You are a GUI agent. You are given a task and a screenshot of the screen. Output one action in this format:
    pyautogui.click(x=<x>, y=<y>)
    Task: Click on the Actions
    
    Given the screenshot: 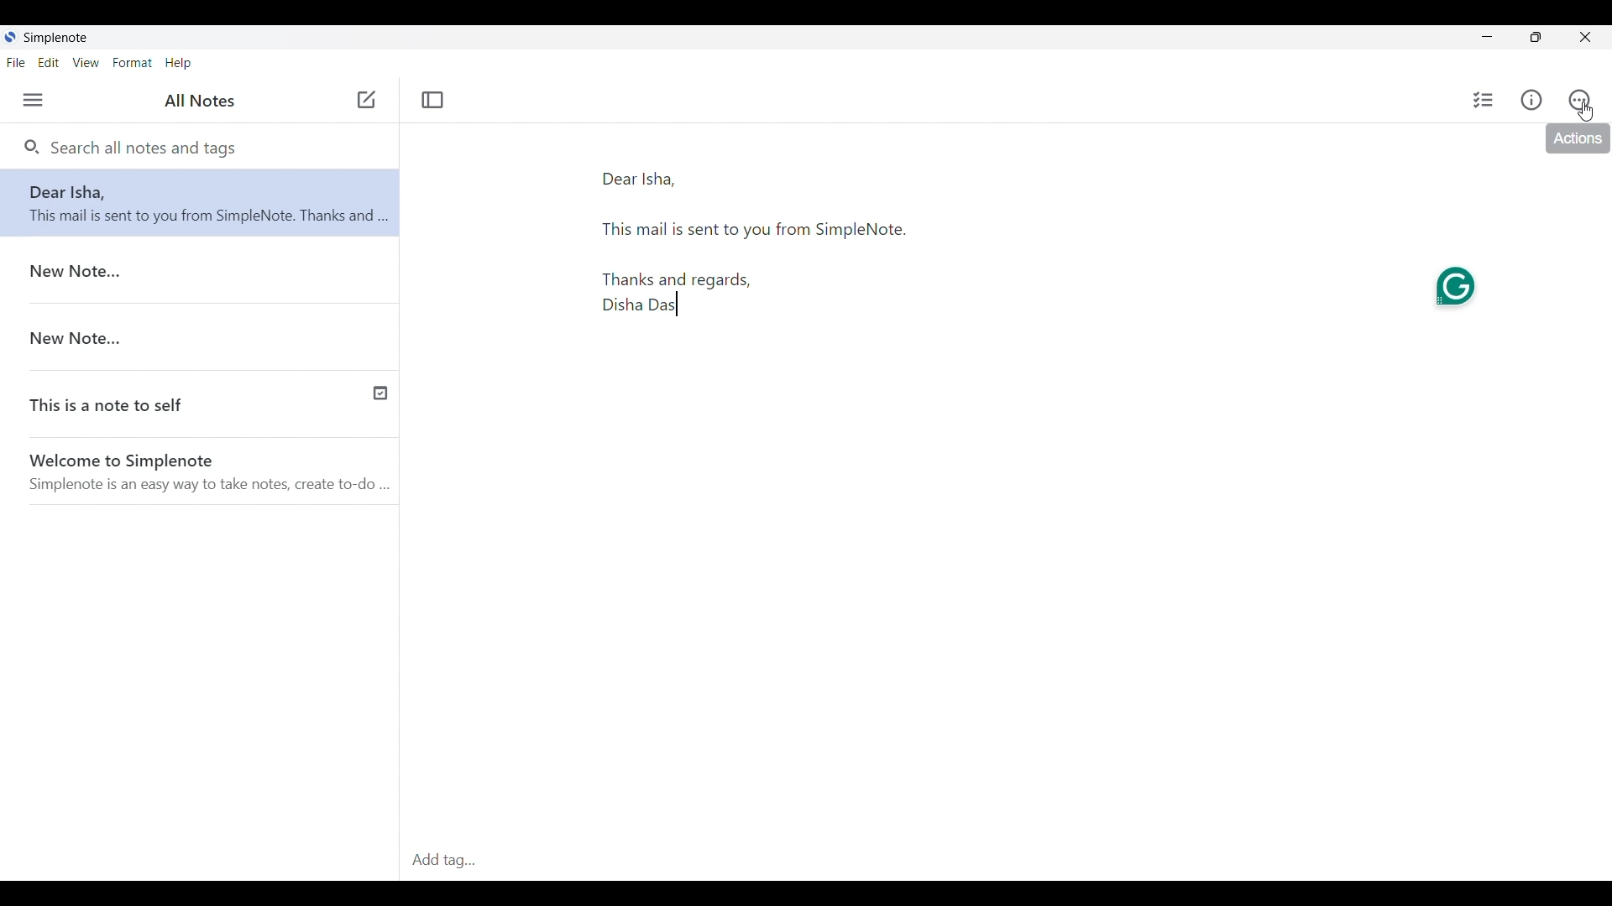 What is the action you would take?
    pyautogui.click(x=1579, y=140)
    